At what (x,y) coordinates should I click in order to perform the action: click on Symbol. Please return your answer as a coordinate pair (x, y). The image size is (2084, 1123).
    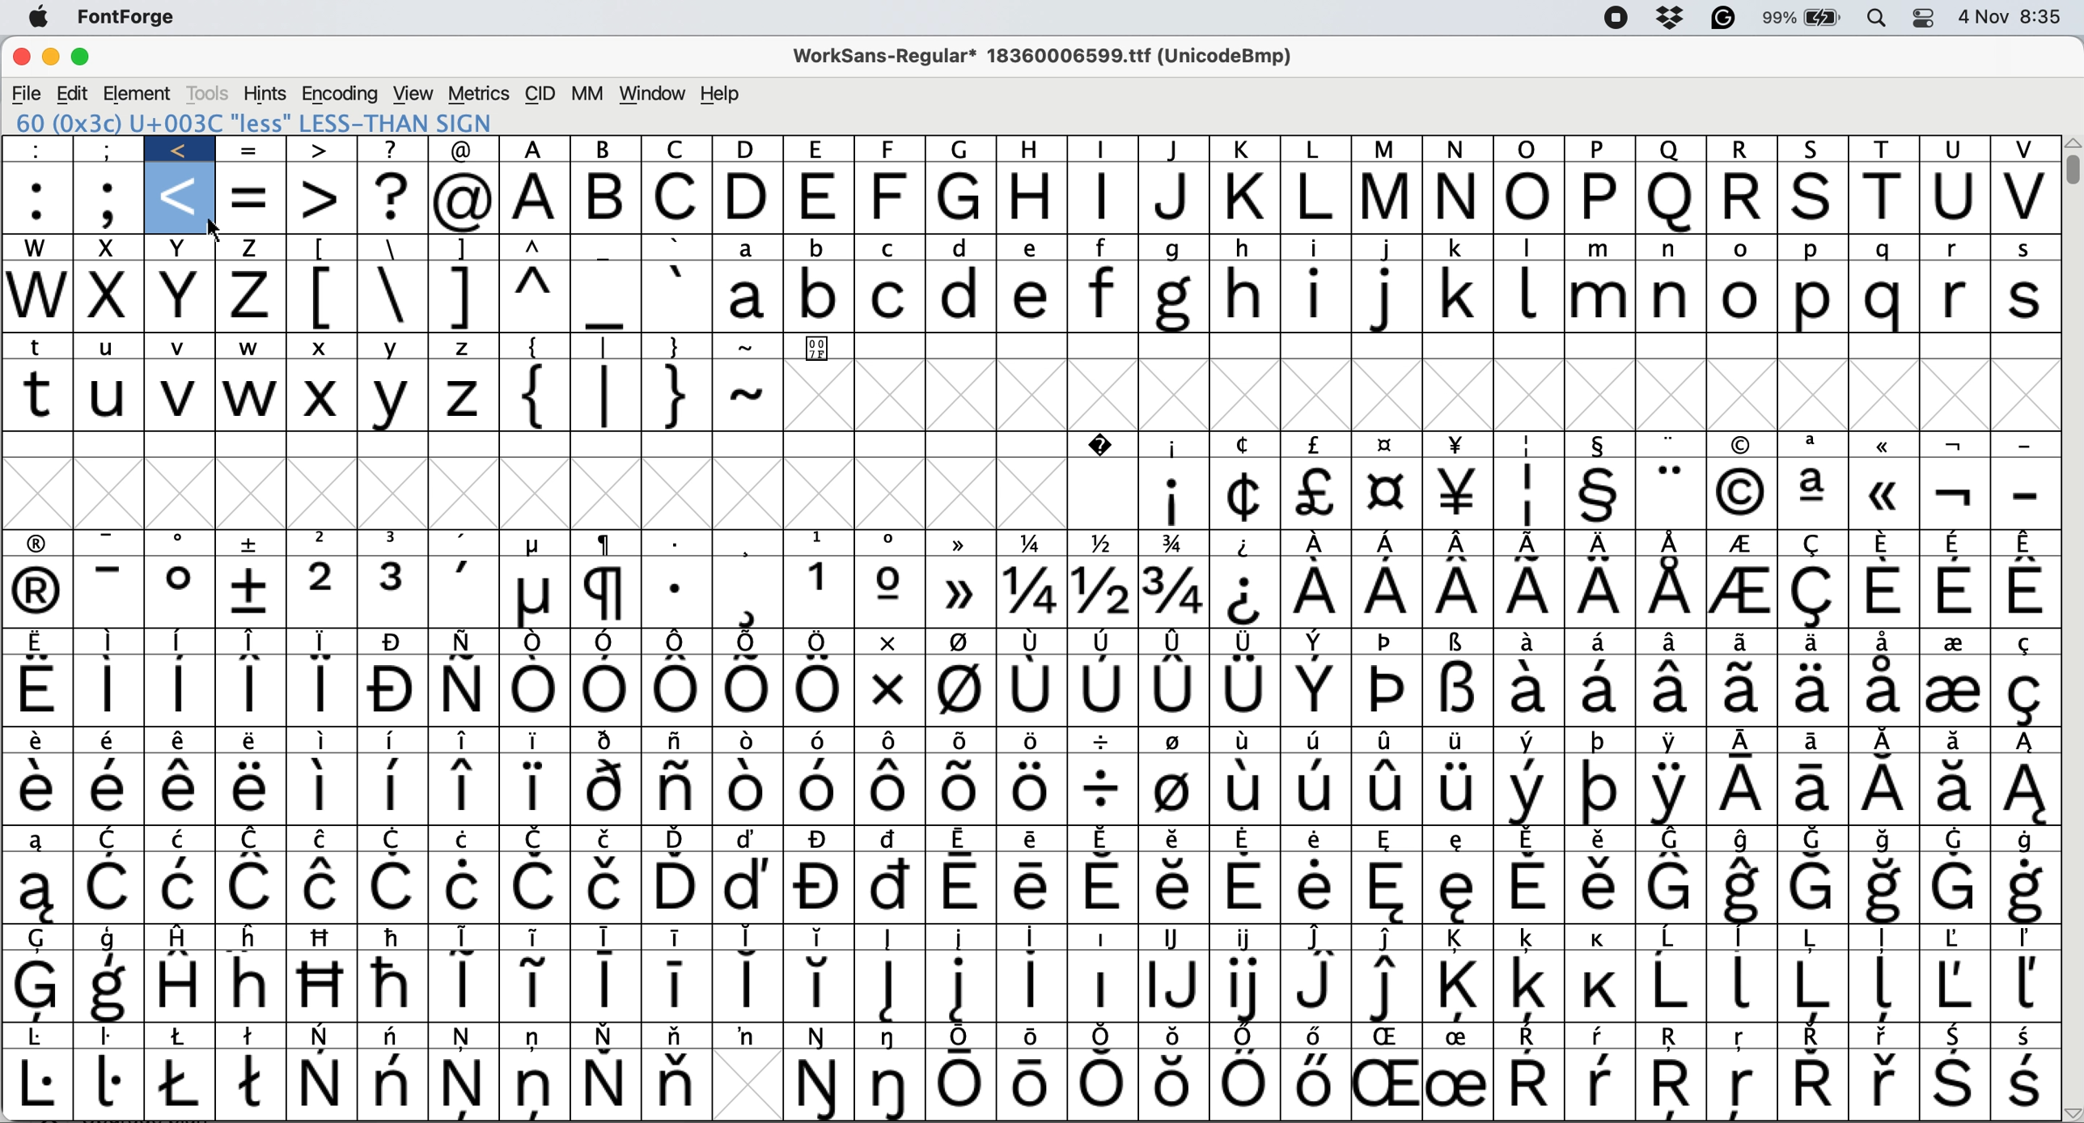
    Looking at the image, I should click on (1387, 1037).